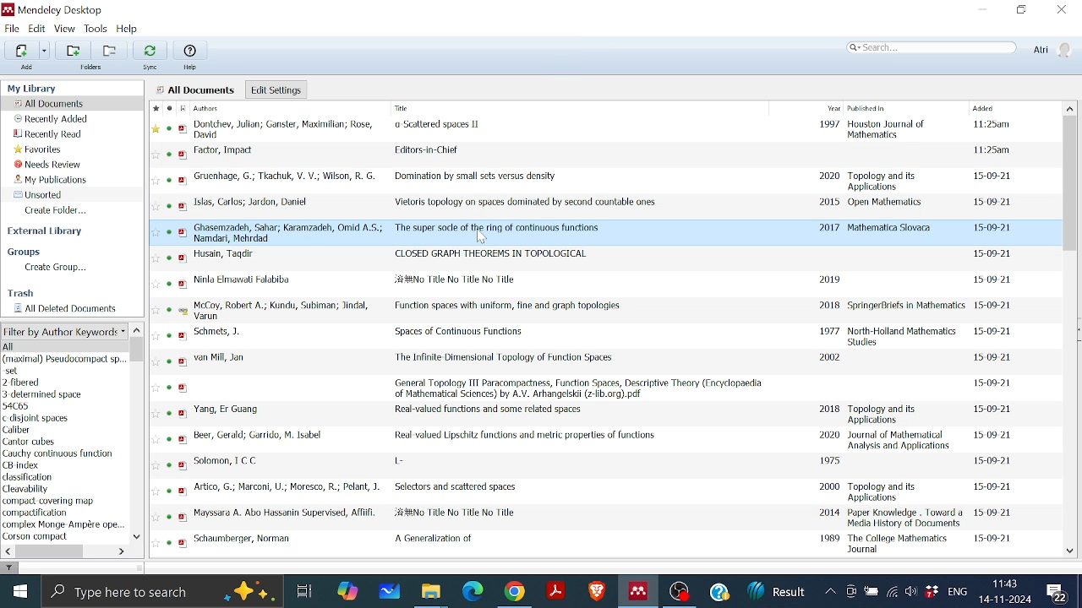 The height and width of the screenshot is (608, 1082). What do you see at coordinates (64, 29) in the screenshot?
I see `View` at bounding box center [64, 29].